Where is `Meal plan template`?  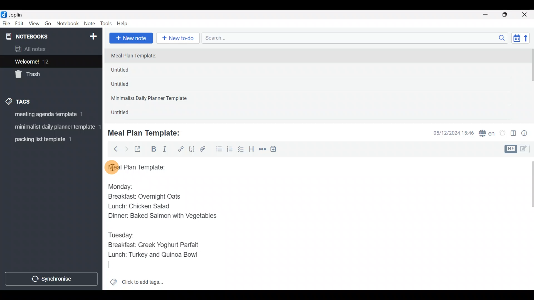 Meal plan template is located at coordinates (135, 166).